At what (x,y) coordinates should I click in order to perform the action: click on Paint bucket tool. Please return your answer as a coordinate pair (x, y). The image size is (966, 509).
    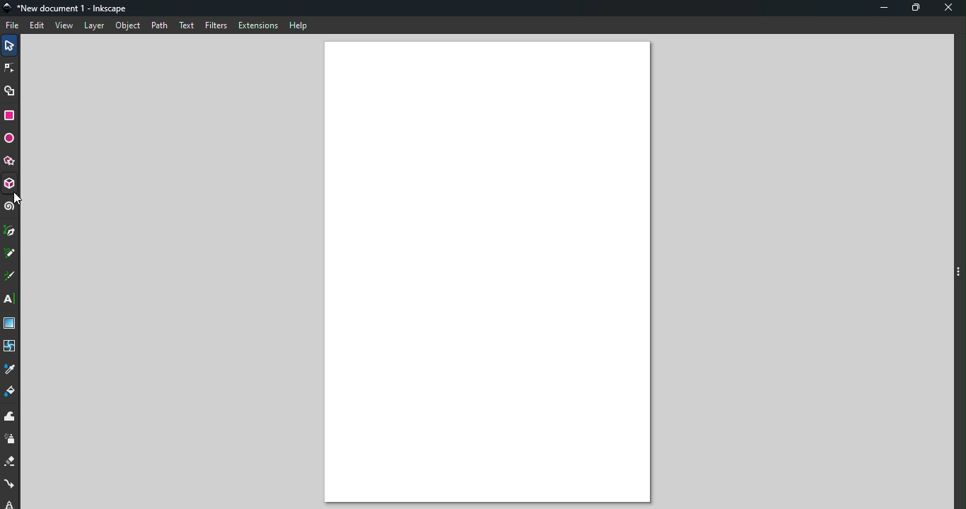
    Looking at the image, I should click on (9, 392).